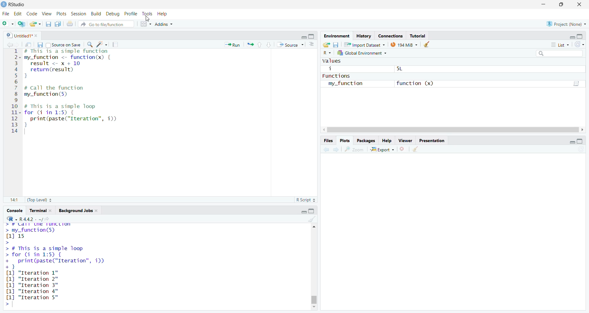  I want to click on refresh the list of objects in the environment, so click(582, 45).